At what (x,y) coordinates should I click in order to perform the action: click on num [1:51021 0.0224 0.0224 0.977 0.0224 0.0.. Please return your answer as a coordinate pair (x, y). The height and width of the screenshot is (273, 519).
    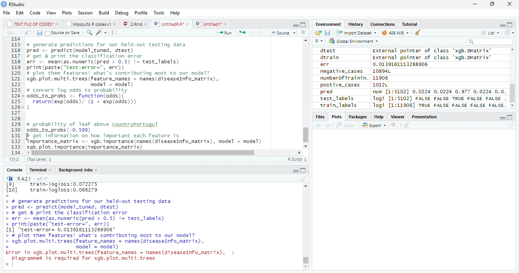
    Looking at the image, I should click on (439, 91).